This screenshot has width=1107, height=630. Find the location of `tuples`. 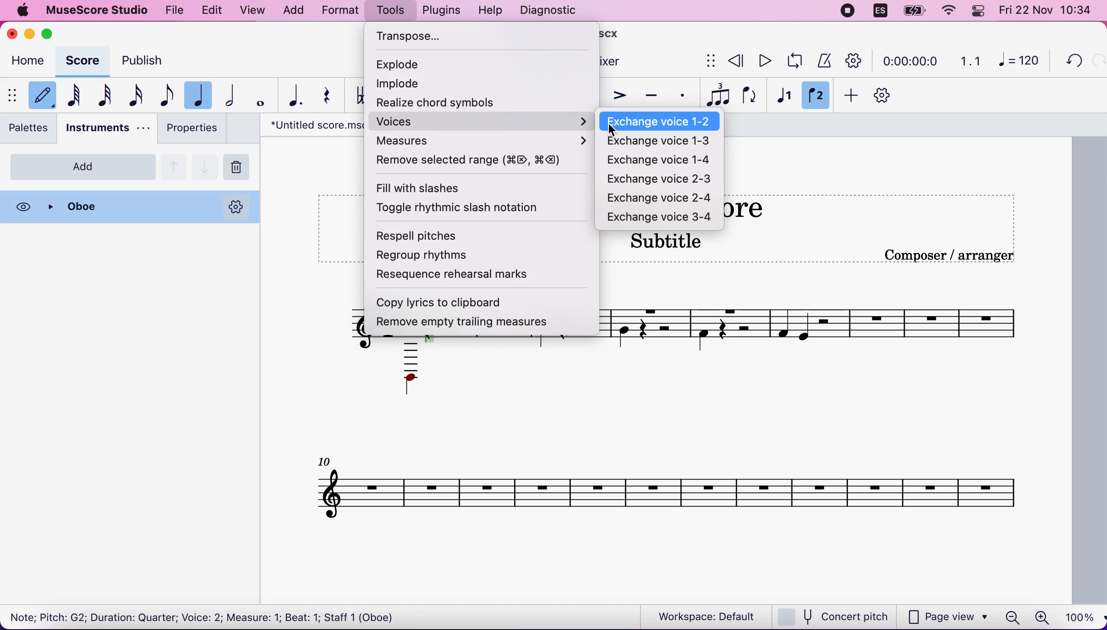

tuples is located at coordinates (714, 94).